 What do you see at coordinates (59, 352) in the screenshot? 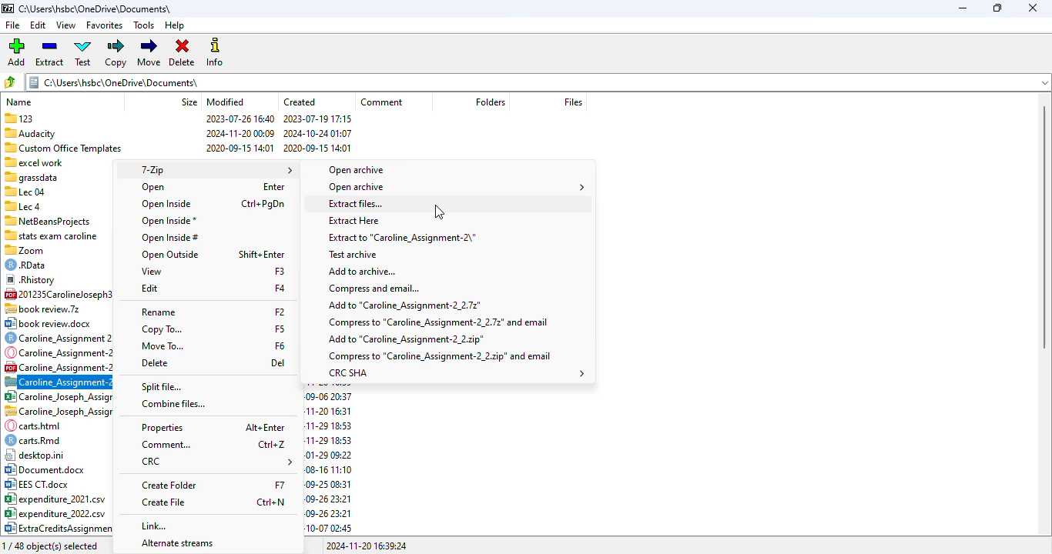
I see ` Caroline_Assignment-2.... 808485 2023-10-06 15:37 2023-10-06 15:35` at bounding box center [59, 352].